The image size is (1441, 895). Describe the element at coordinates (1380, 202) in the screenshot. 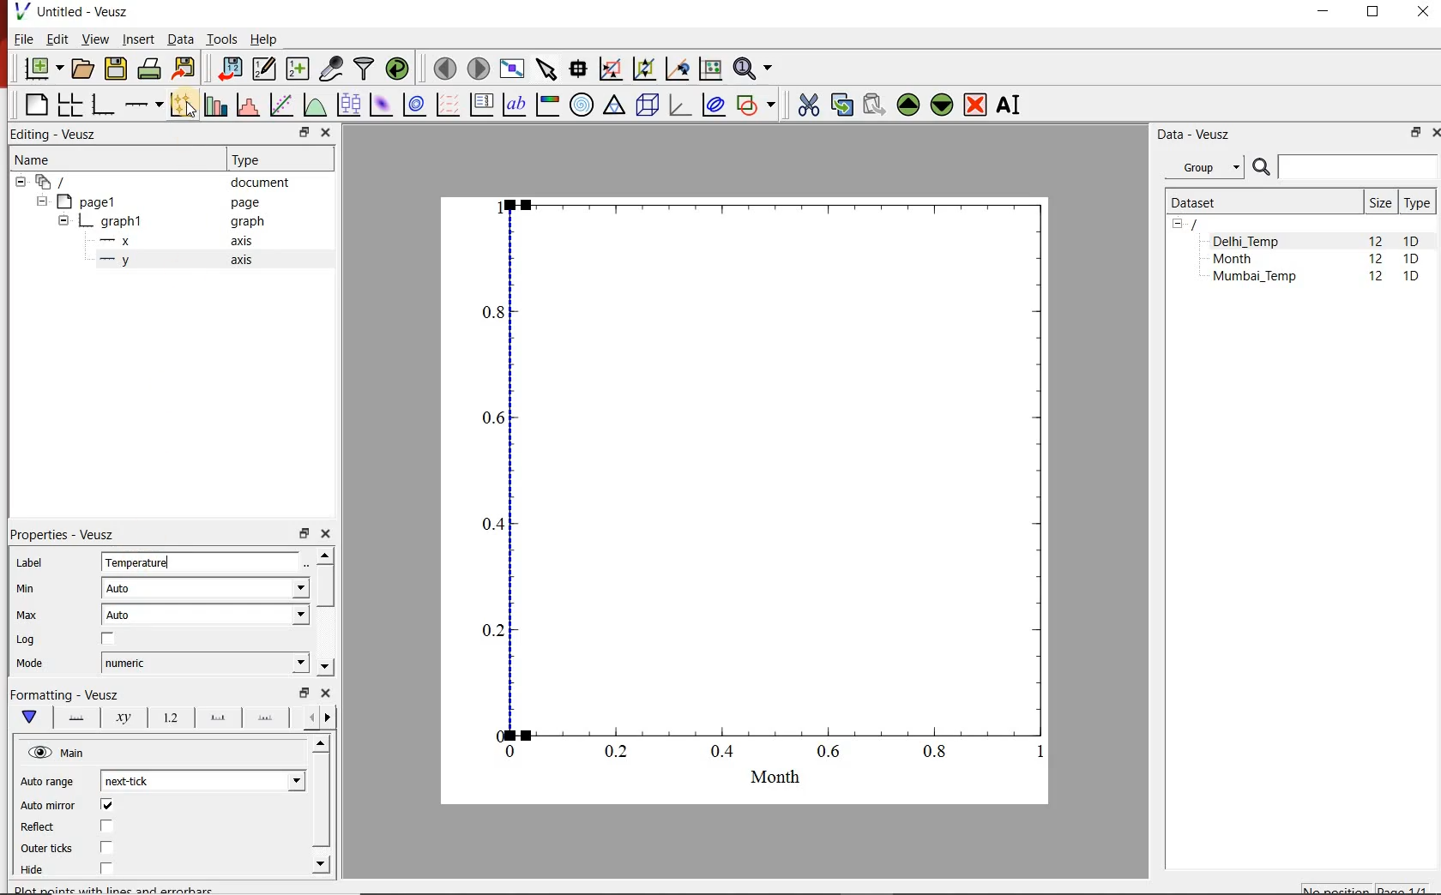

I see `Size` at that location.